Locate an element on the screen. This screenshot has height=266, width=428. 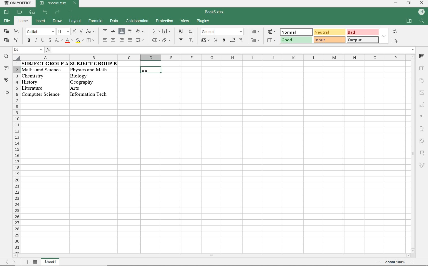
document name is located at coordinates (215, 12).